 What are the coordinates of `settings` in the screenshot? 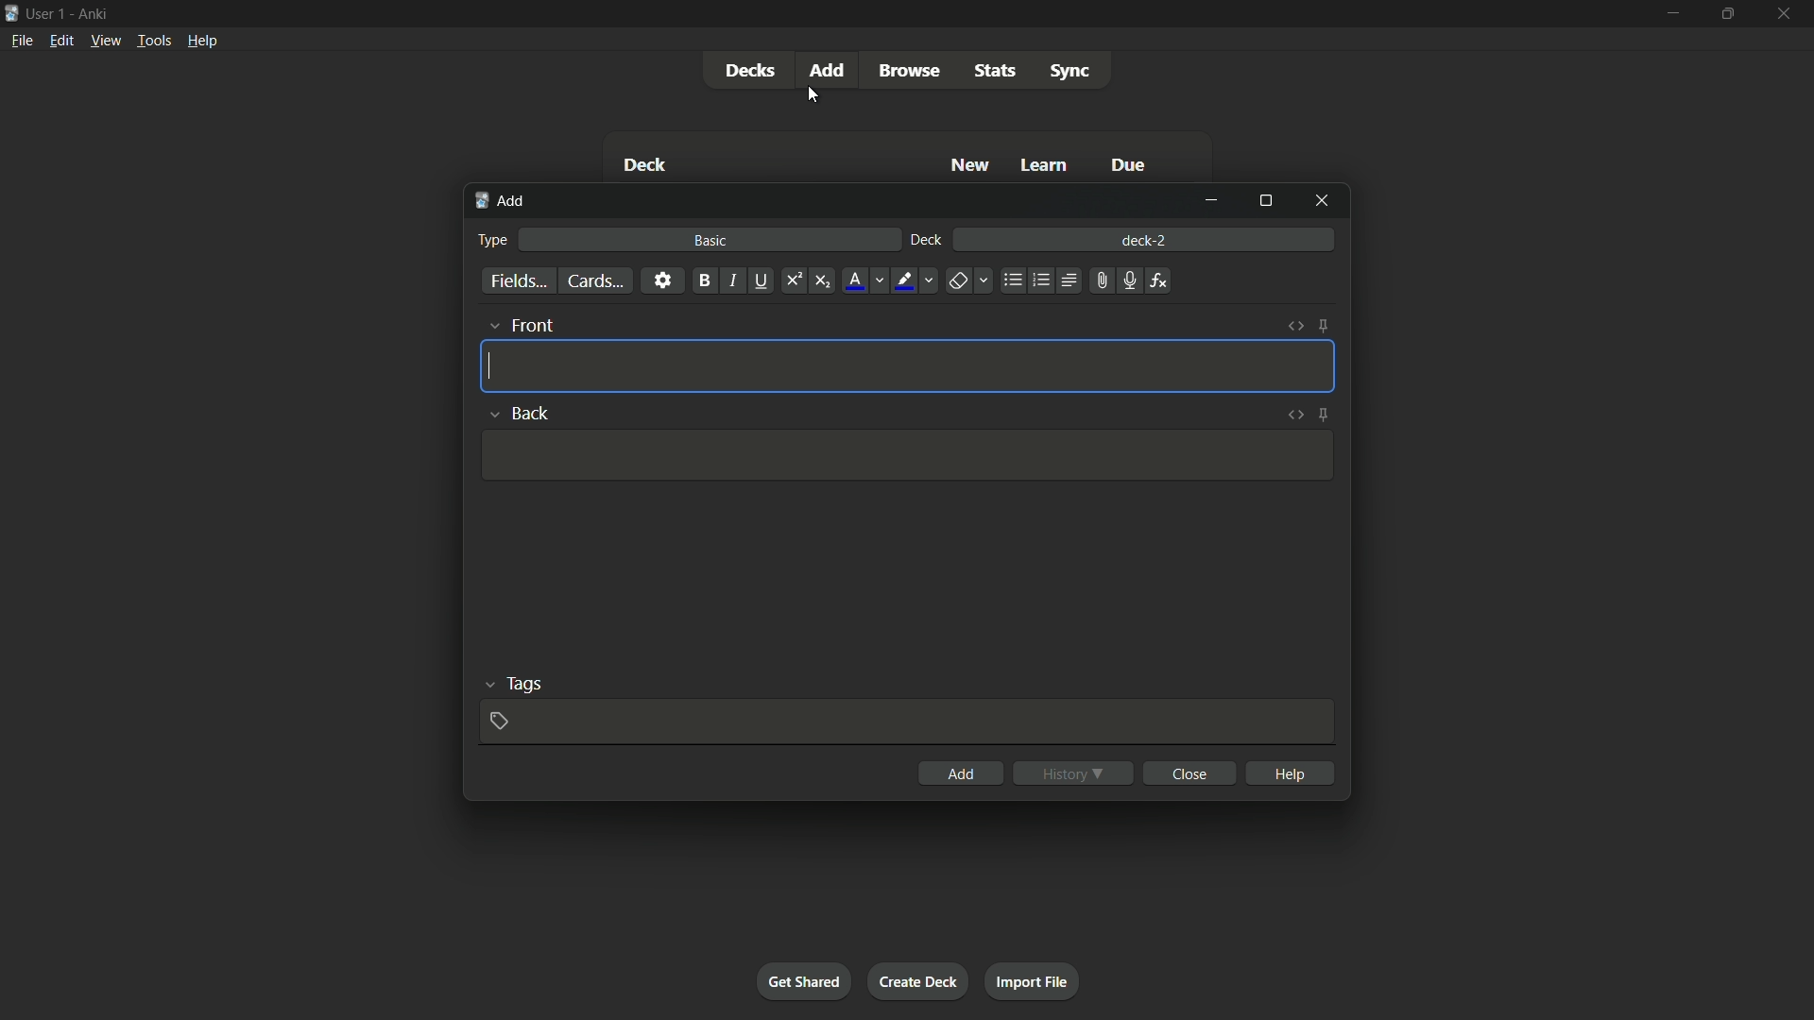 It's located at (662, 281).